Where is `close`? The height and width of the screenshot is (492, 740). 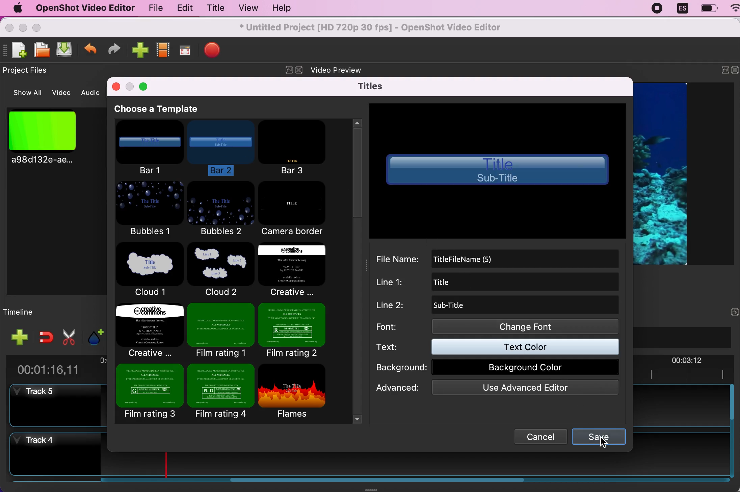
close is located at coordinates (9, 27).